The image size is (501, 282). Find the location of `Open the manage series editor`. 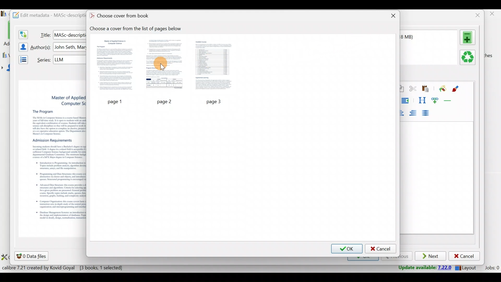

Open the manage series editor is located at coordinates (22, 59).